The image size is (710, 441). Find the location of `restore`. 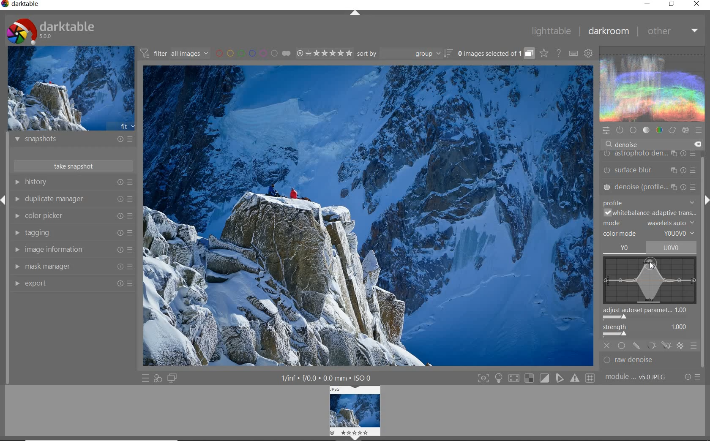

restore is located at coordinates (673, 5).